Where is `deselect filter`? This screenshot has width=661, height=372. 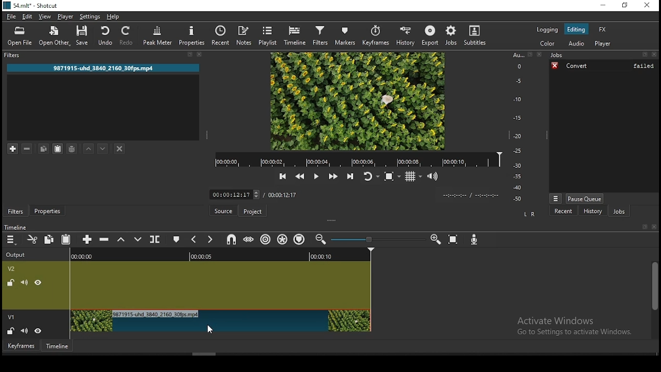
deselect filter is located at coordinates (119, 149).